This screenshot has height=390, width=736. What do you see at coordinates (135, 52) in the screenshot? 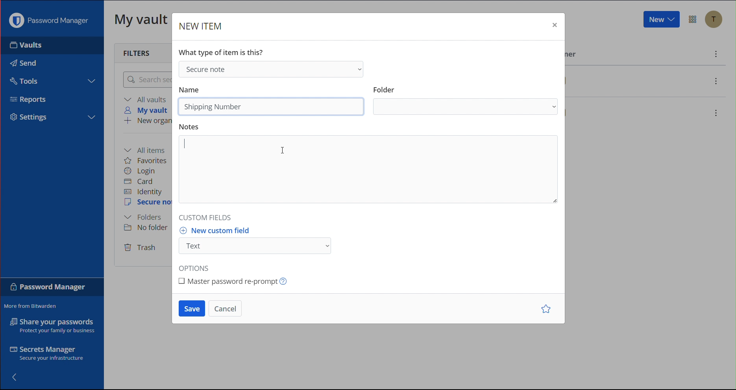
I see `Filters` at bounding box center [135, 52].